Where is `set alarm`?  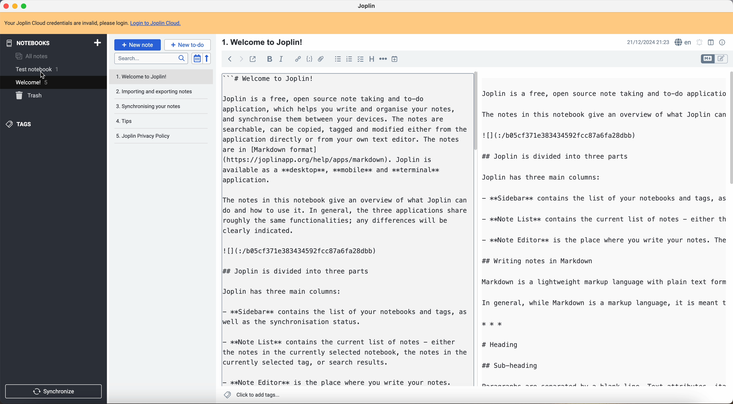 set alarm is located at coordinates (699, 42).